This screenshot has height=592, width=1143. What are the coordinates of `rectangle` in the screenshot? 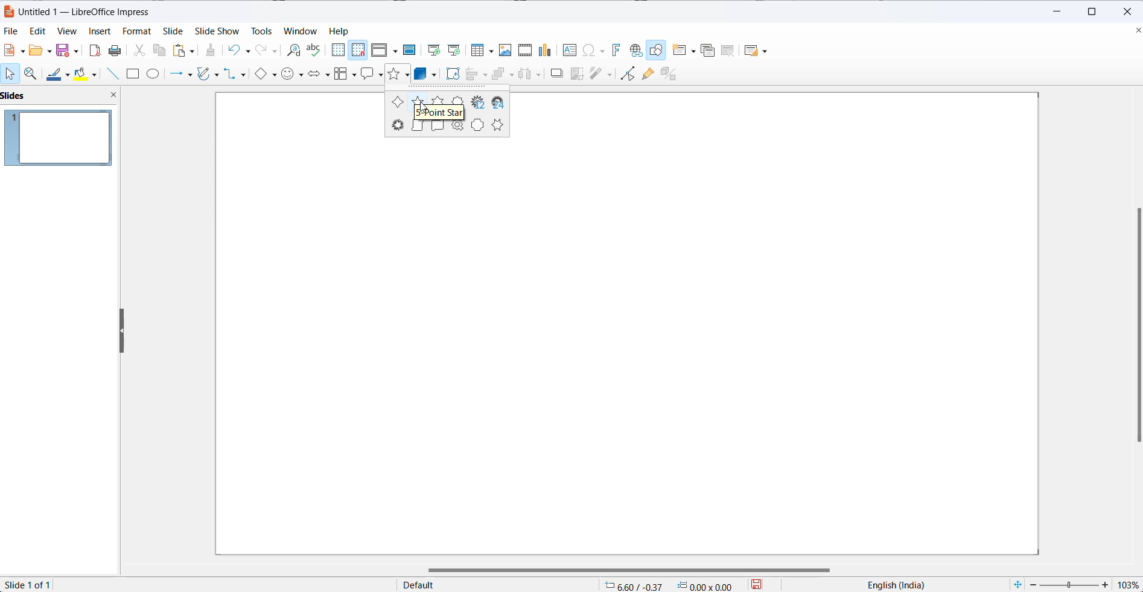 It's located at (135, 75).